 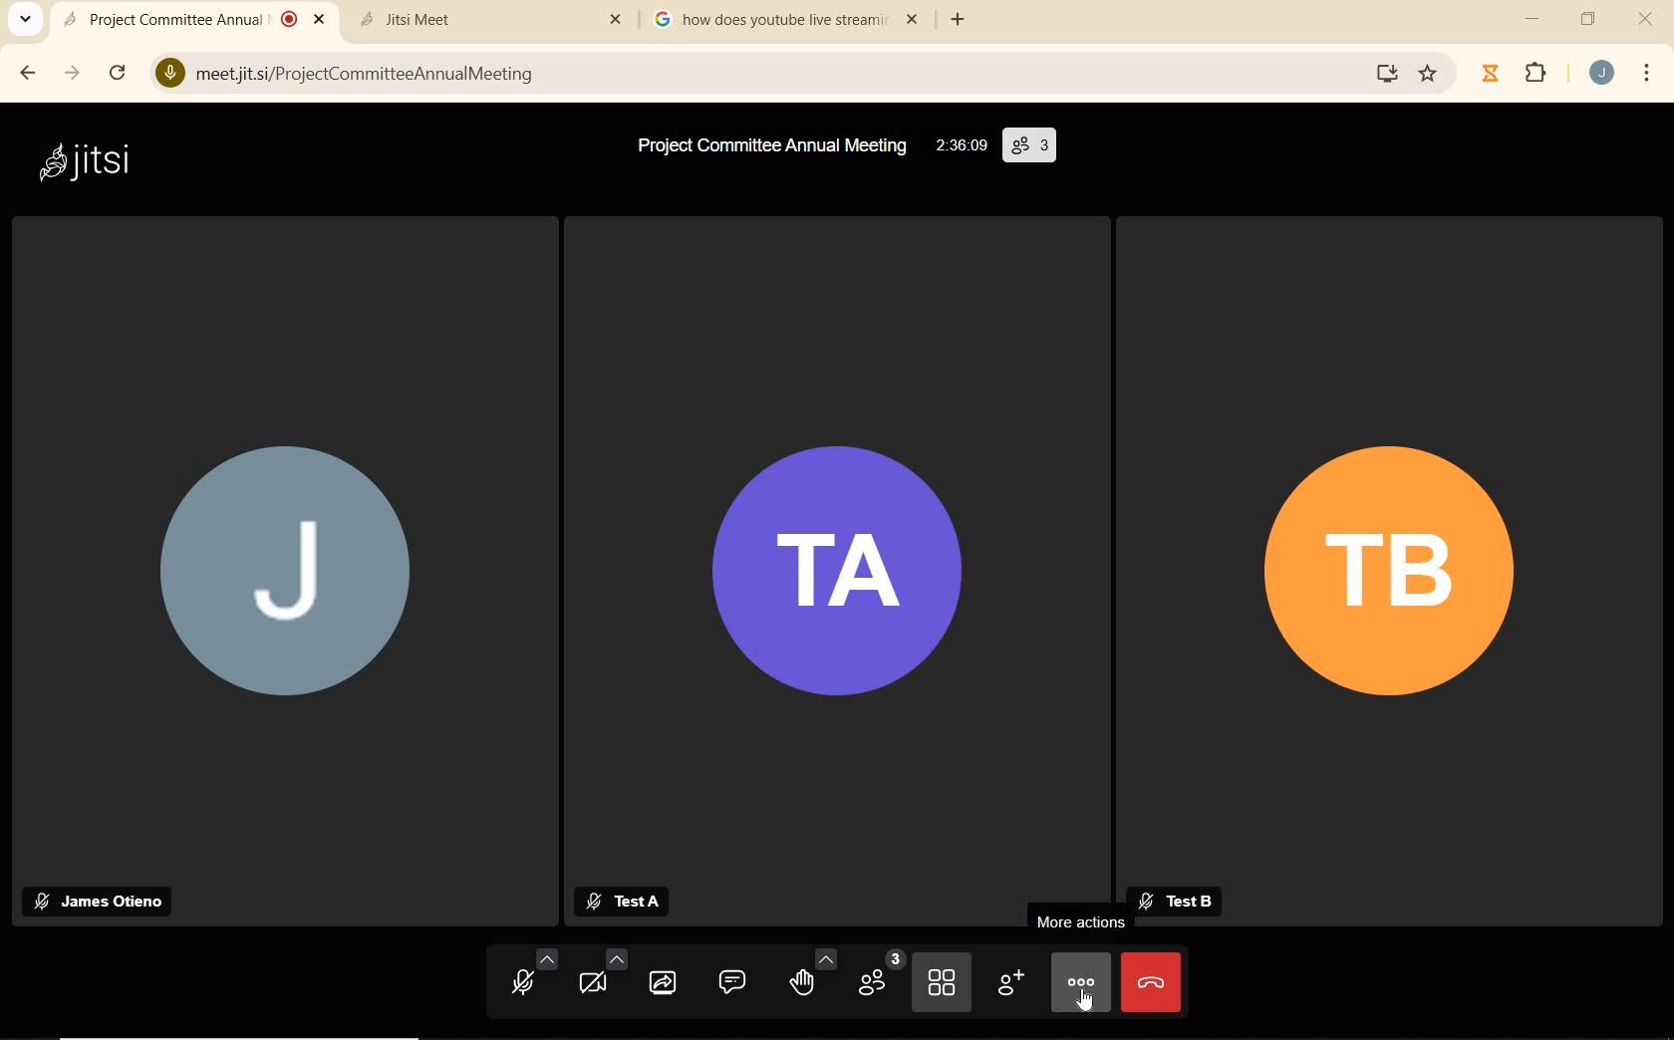 What do you see at coordinates (734, 981) in the screenshot?
I see `OPEN CHAT` at bounding box center [734, 981].